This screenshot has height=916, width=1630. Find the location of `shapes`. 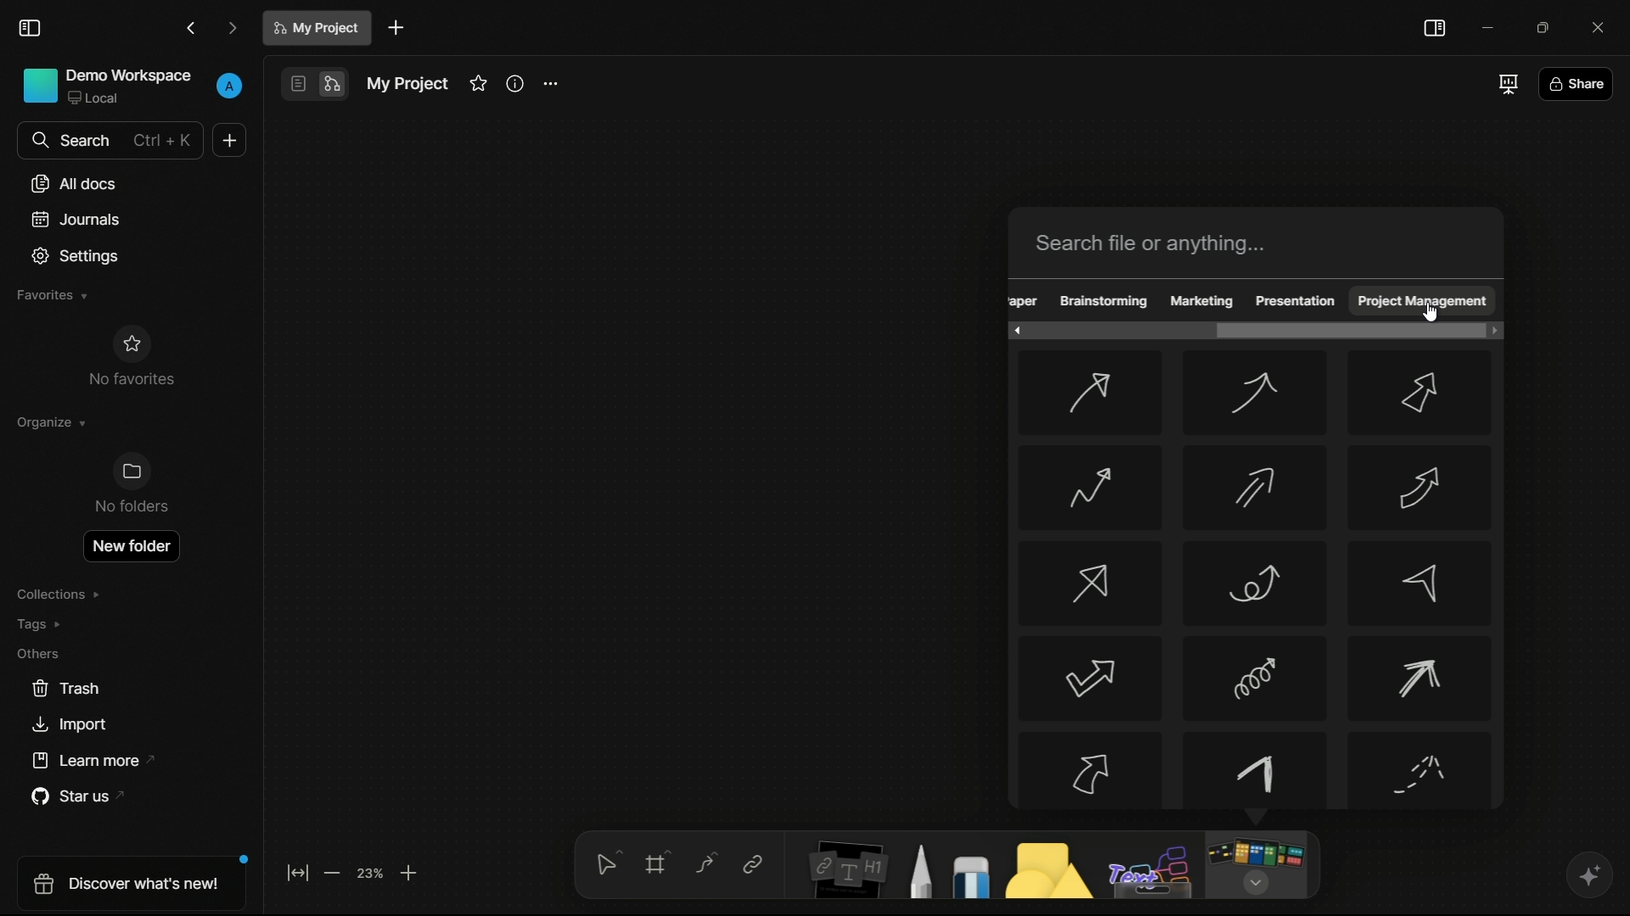

shapes is located at coordinates (1045, 869).